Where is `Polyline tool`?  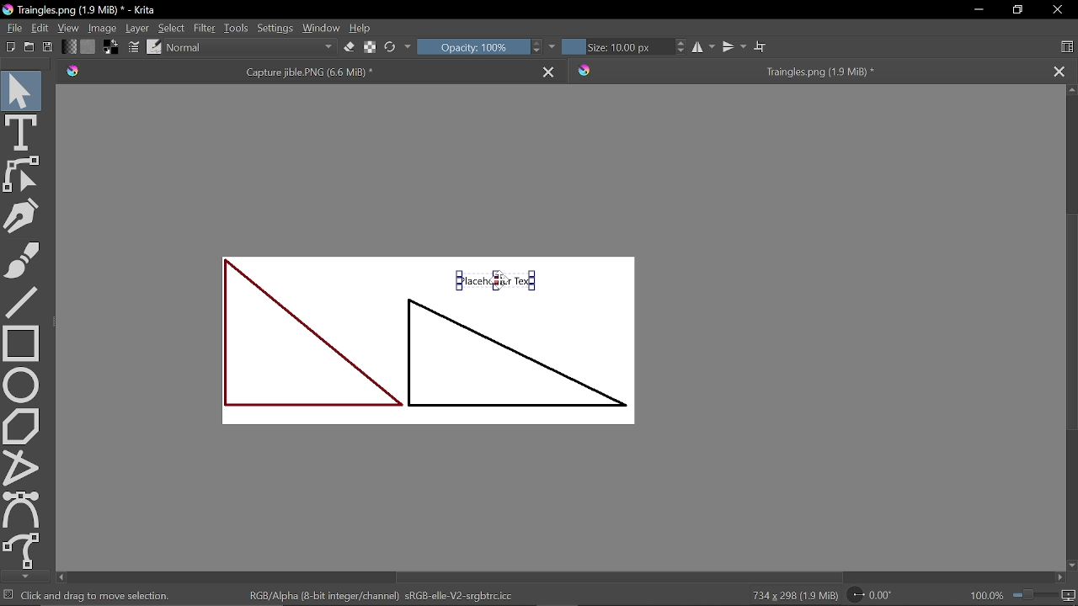
Polyline tool is located at coordinates (19, 467).